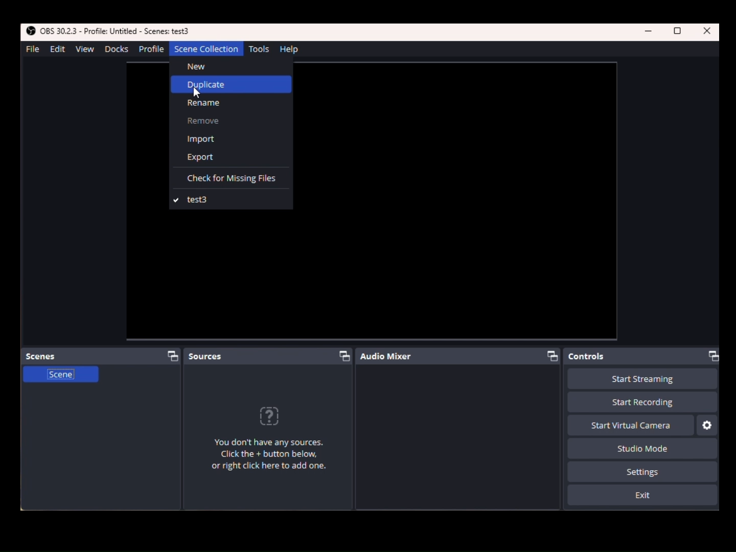 The height and width of the screenshot is (552, 736). Describe the element at coordinates (231, 66) in the screenshot. I see `New` at that location.